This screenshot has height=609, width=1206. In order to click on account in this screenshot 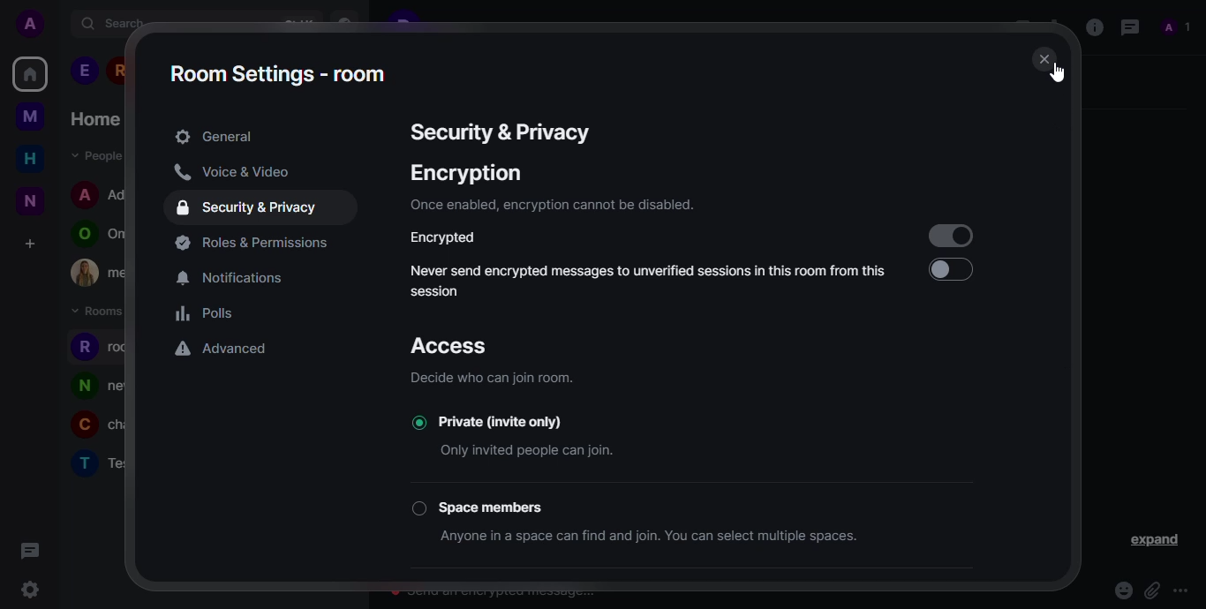, I will do `click(29, 24)`.